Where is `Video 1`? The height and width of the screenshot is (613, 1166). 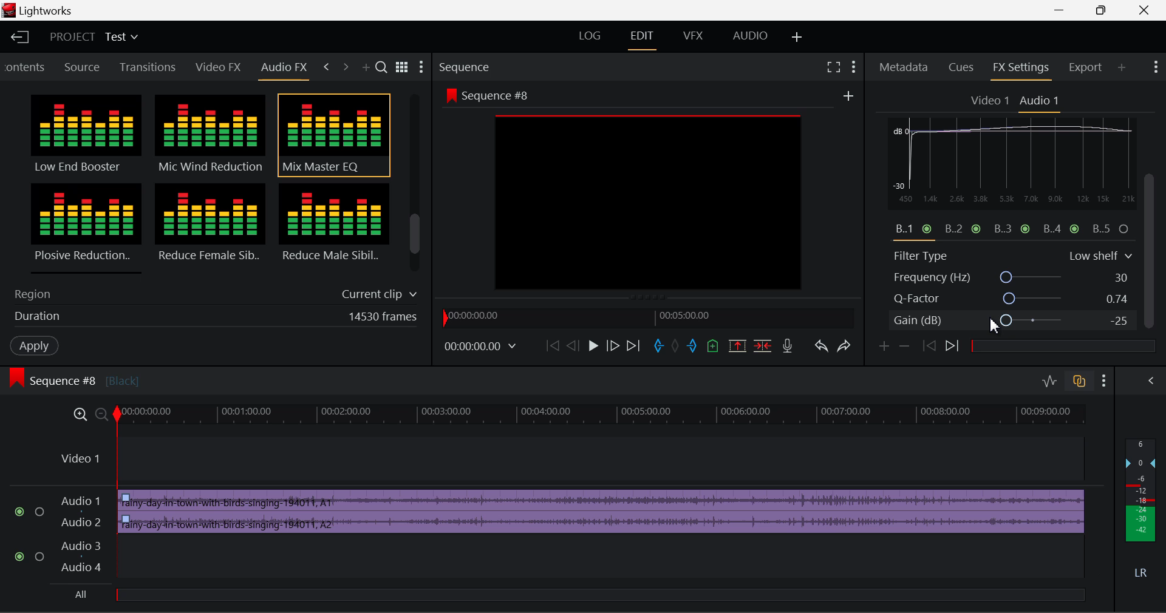
Video 1 is located at coordinates (990, 101).